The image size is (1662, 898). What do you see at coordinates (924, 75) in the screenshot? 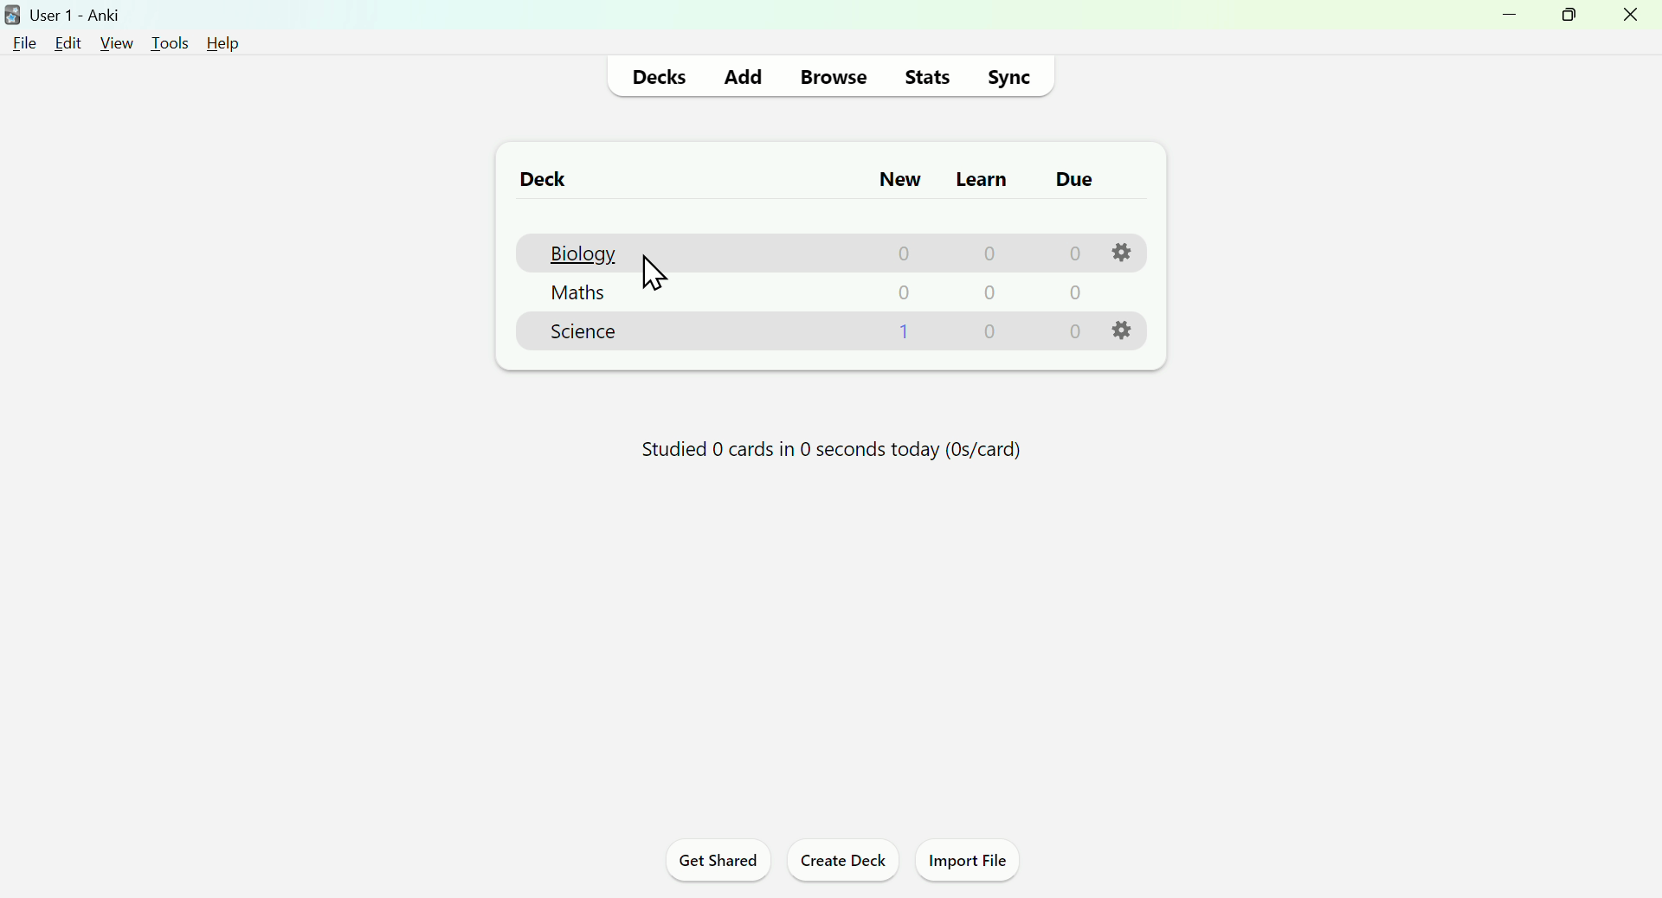
I see `Stats` at bounding box center [924, 75].